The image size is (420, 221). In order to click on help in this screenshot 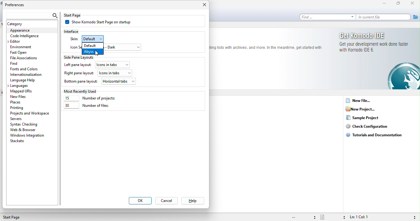, I will do `click(192, 201)`.